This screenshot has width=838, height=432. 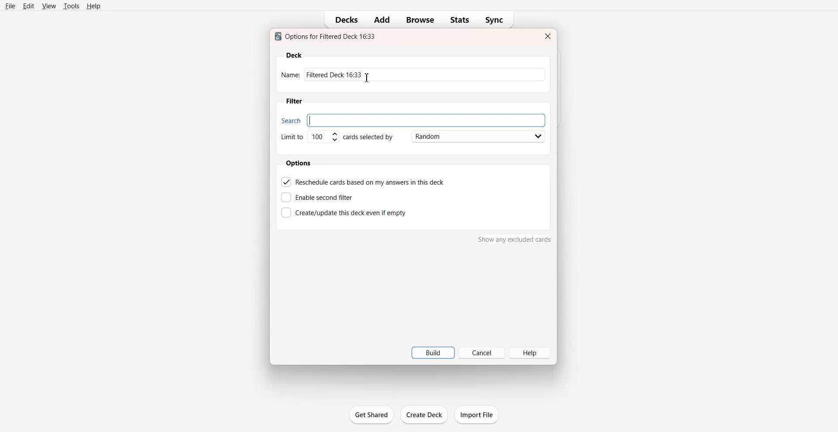 I want to click on File, so click(x=10, y=6).